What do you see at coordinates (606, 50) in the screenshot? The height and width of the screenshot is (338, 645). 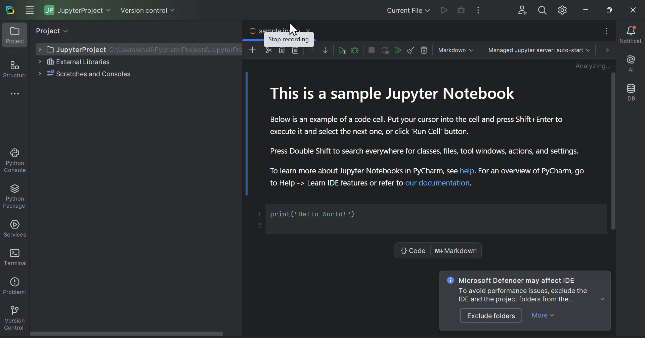 I see `next` at bounding box center [606, 50].